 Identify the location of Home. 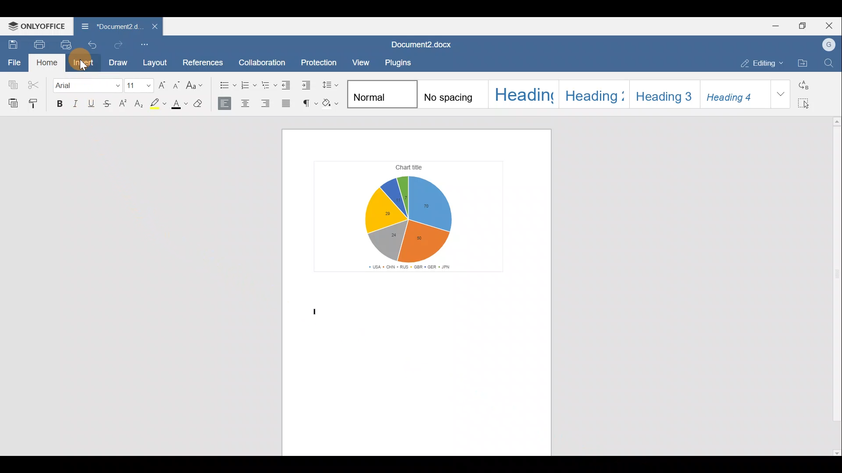
(46, 63).